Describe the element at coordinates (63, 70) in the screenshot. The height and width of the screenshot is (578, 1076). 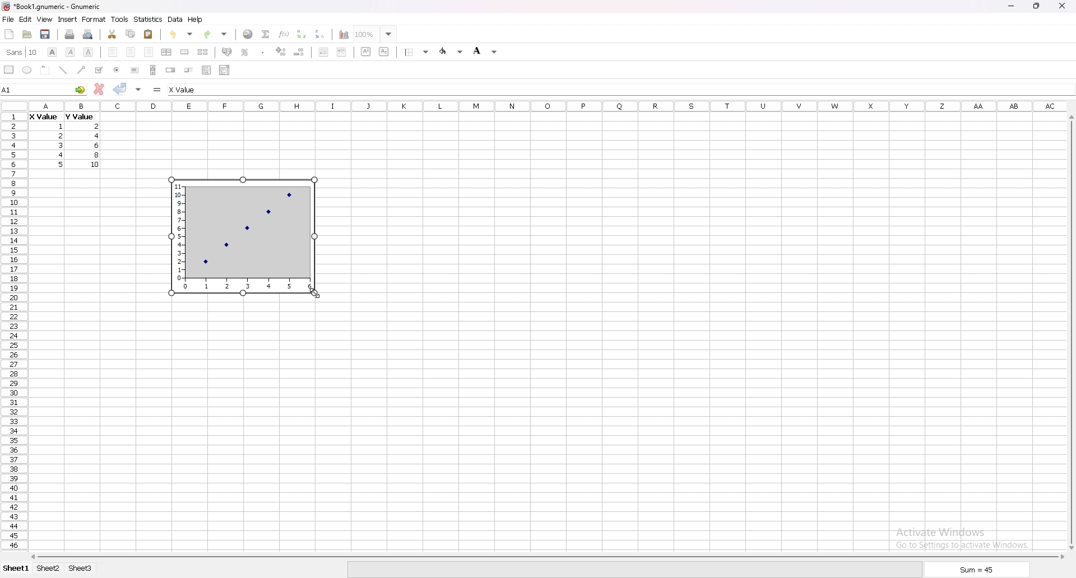
I see `line` at that location.